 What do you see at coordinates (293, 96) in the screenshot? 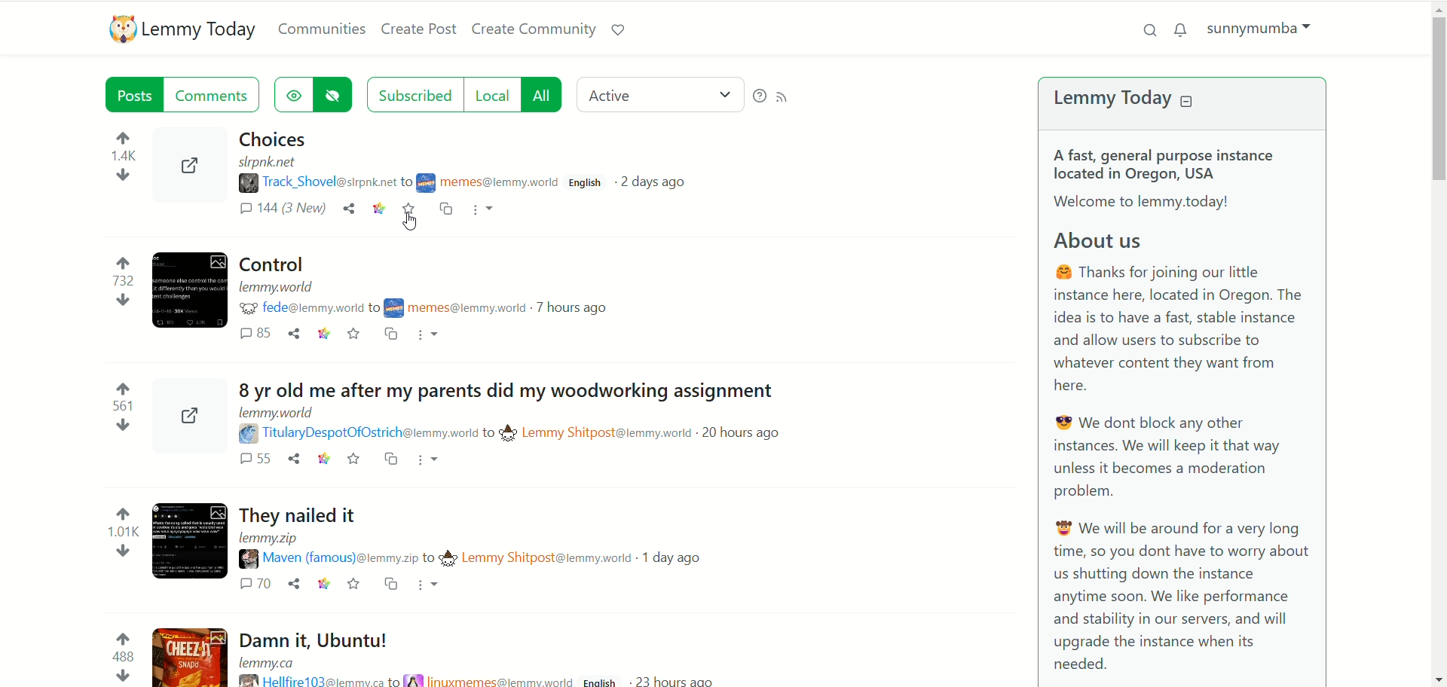
I see `show hidden post` at bounding box center [293, 96].